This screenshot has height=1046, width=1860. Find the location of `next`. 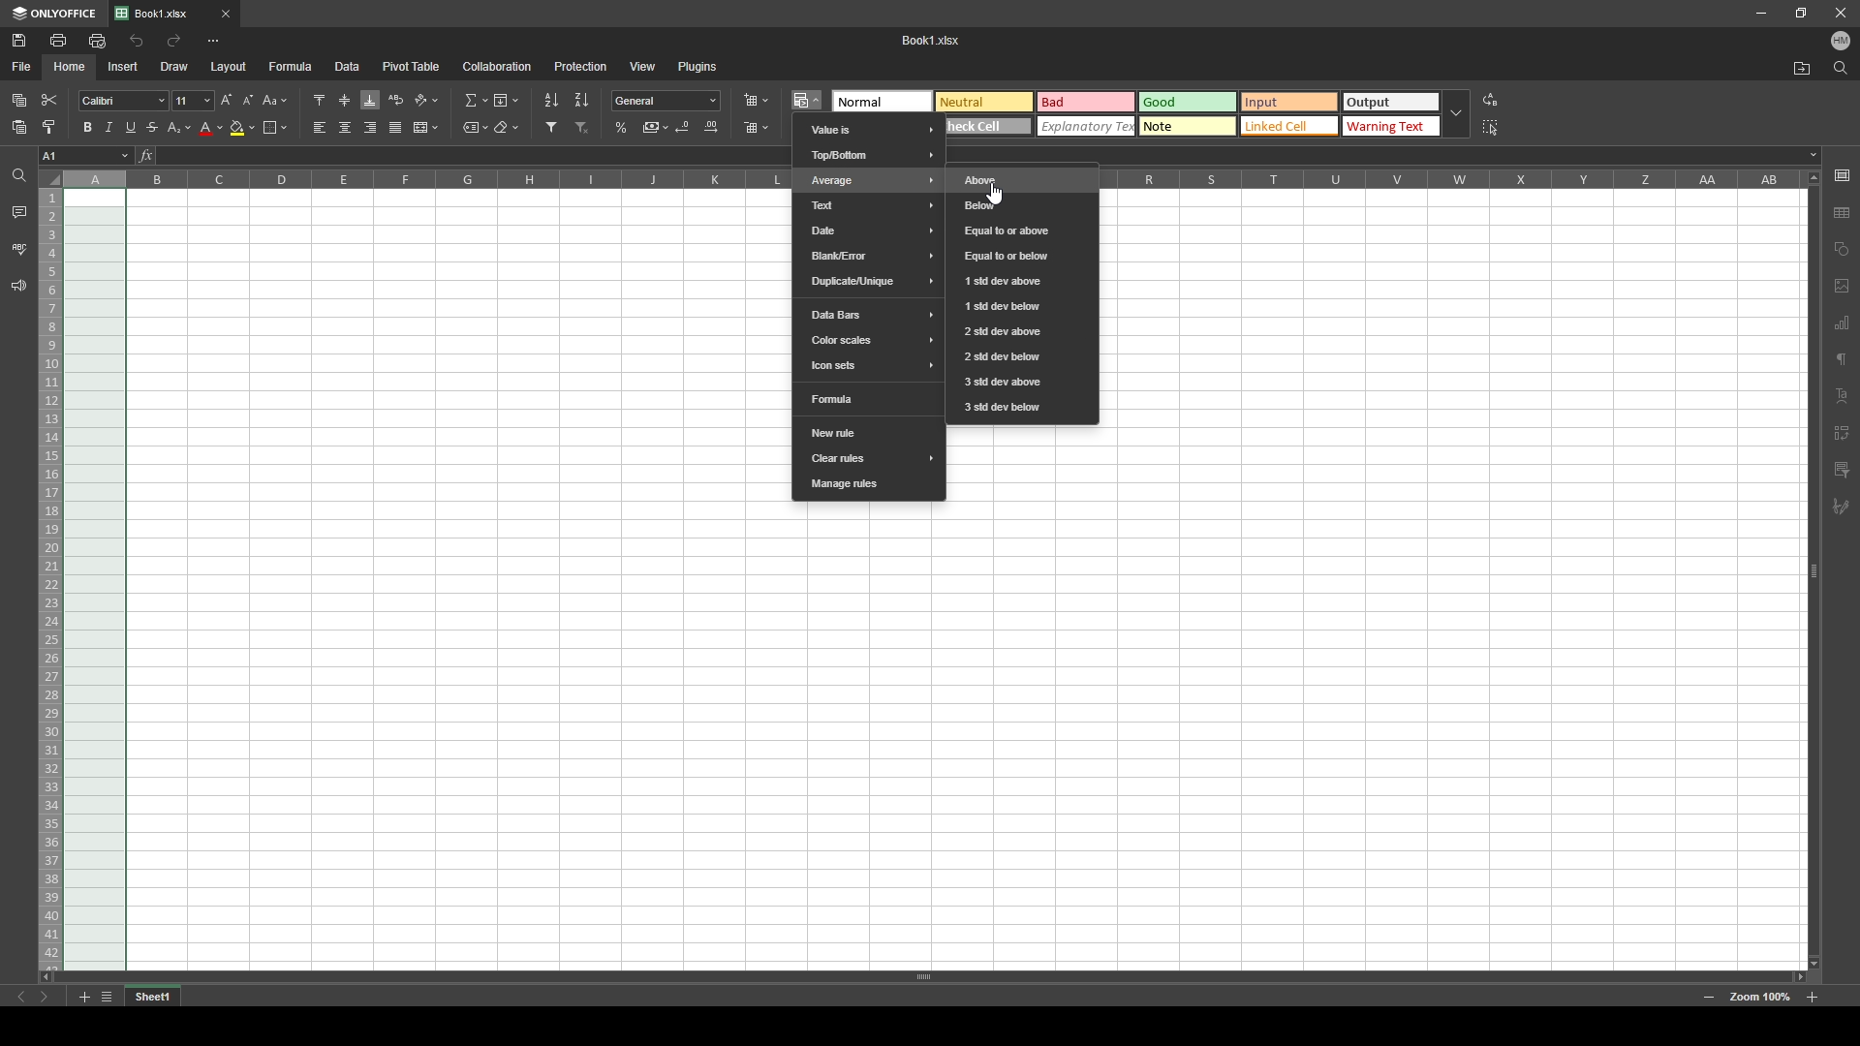

next is located at coordinates (45, 998).